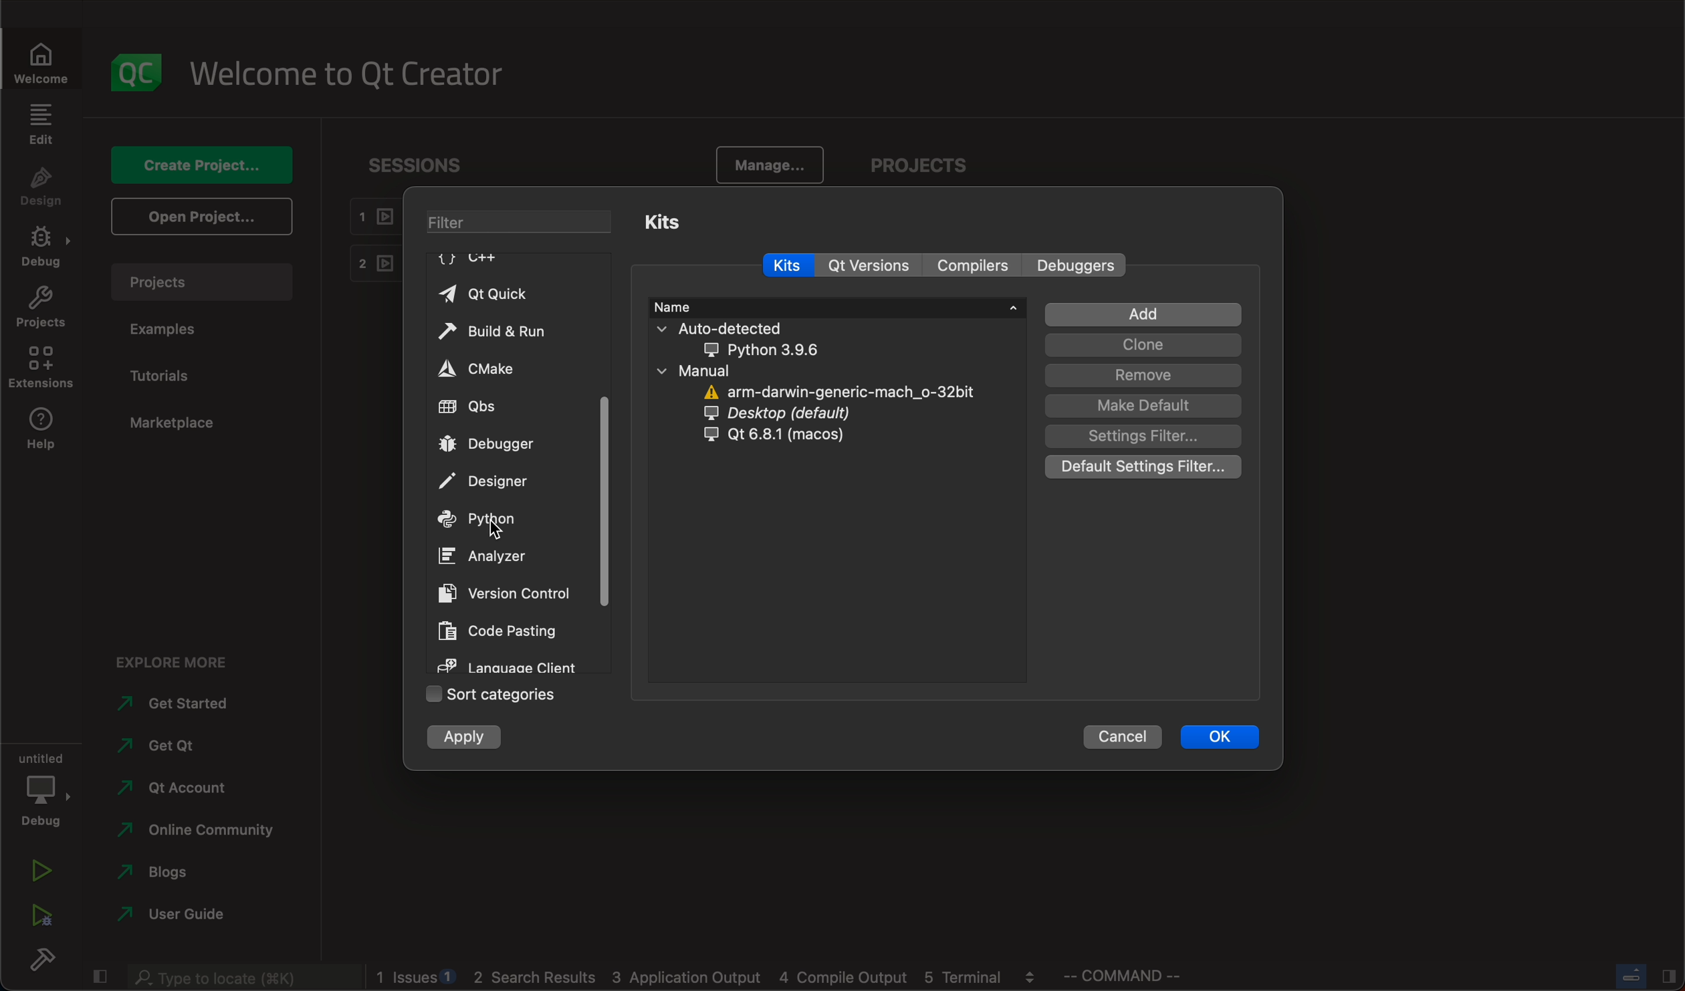 The image size is (1685, 991). What do you see at coordinates (522, 222) in the screenshot?
I see `filter` at bounding box center [522, 222].